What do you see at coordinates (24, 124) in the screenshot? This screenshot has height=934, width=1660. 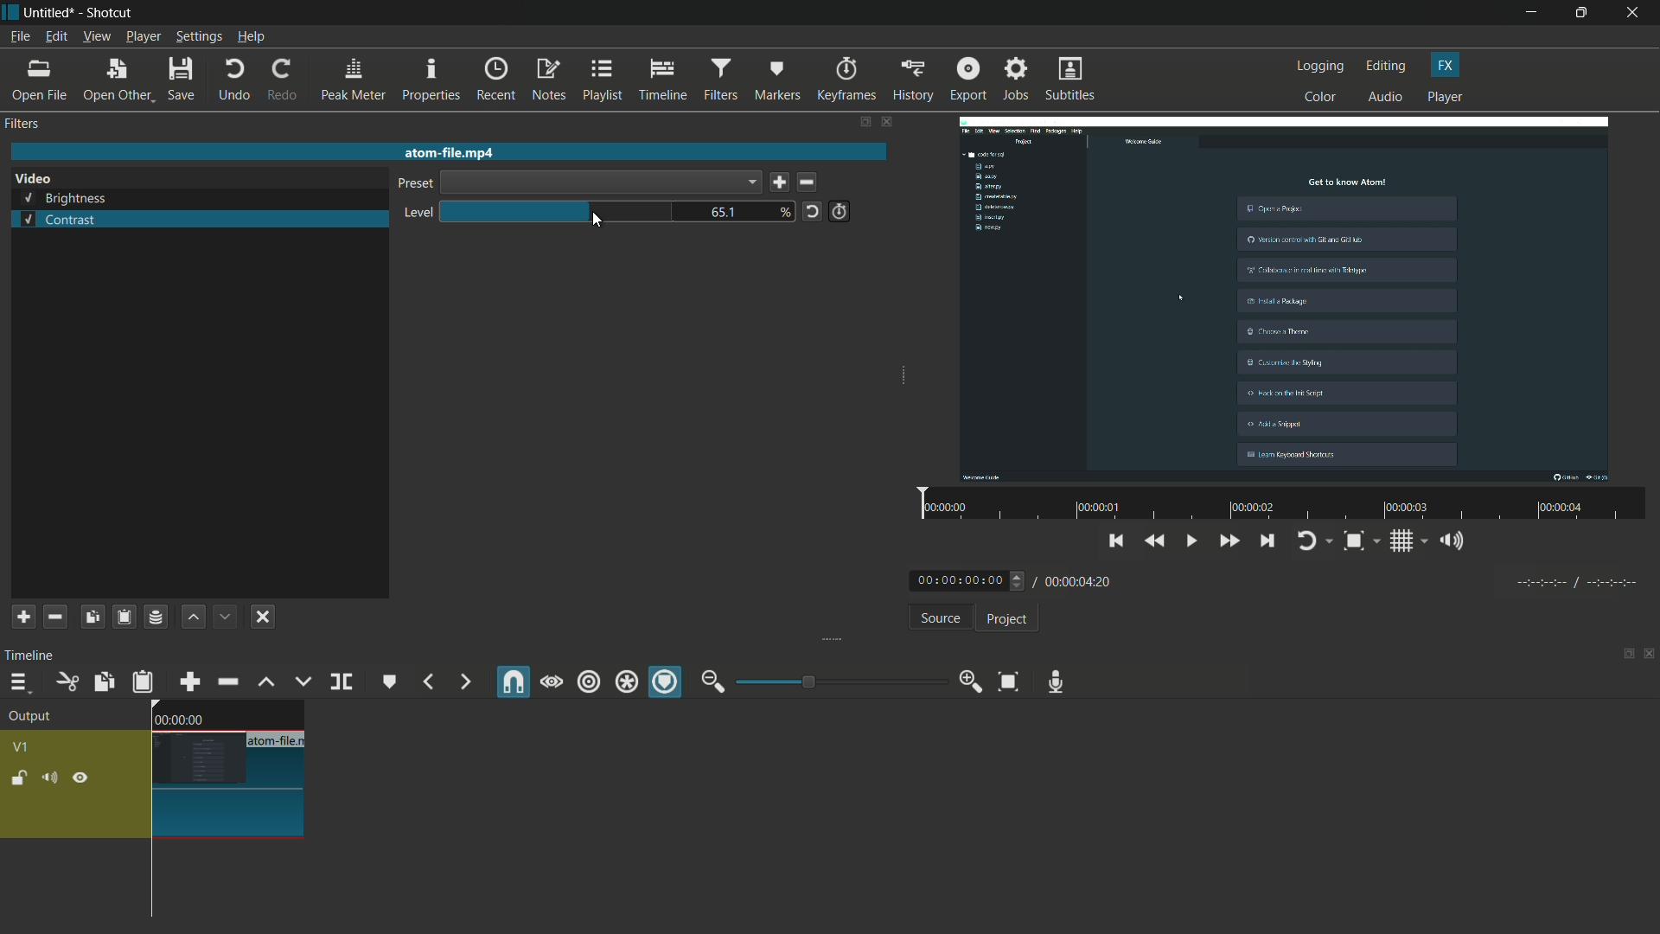 I see `filters` at bounding box center [24, 124].